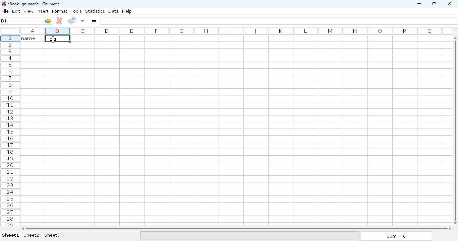  Describe the element at coordinates (48, 21) in the screenshot. I see `go to` at that location.